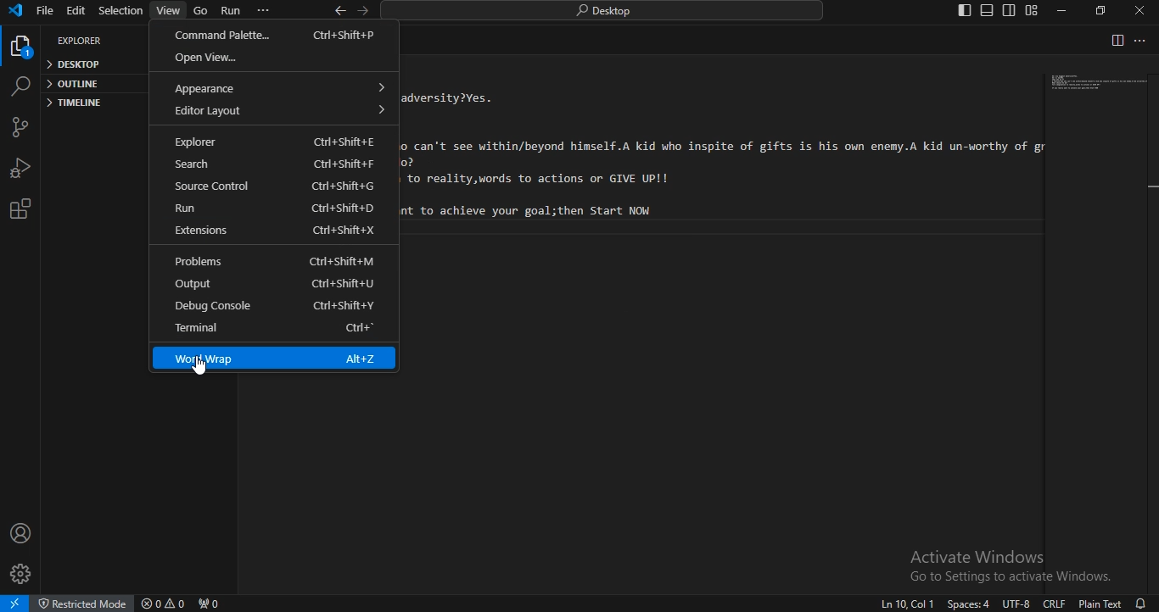 The width and height of the screenshot is (1159, 612). Describe the element at coordinates (270, 262) in the screenshot. I see `problems` at that location.